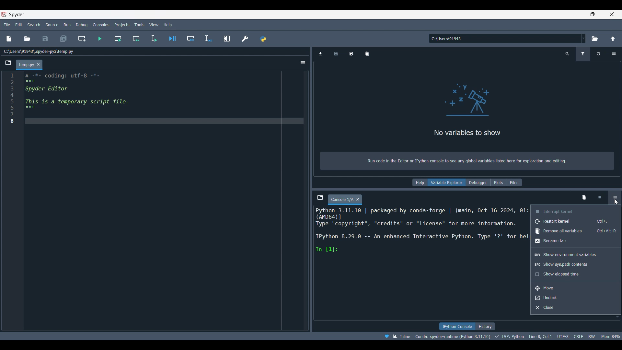  What do you see at coordinates (172, 39) in the screenshot?
I see `Debug file` at bounding box center [172, 39].